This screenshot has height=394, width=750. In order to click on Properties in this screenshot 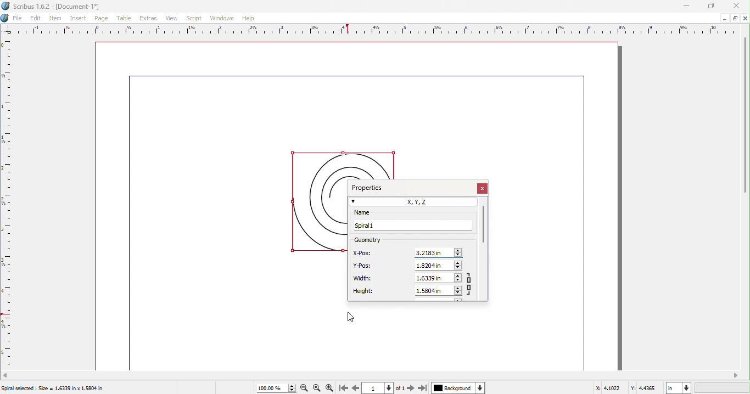, I will do `click(371, 186)`.